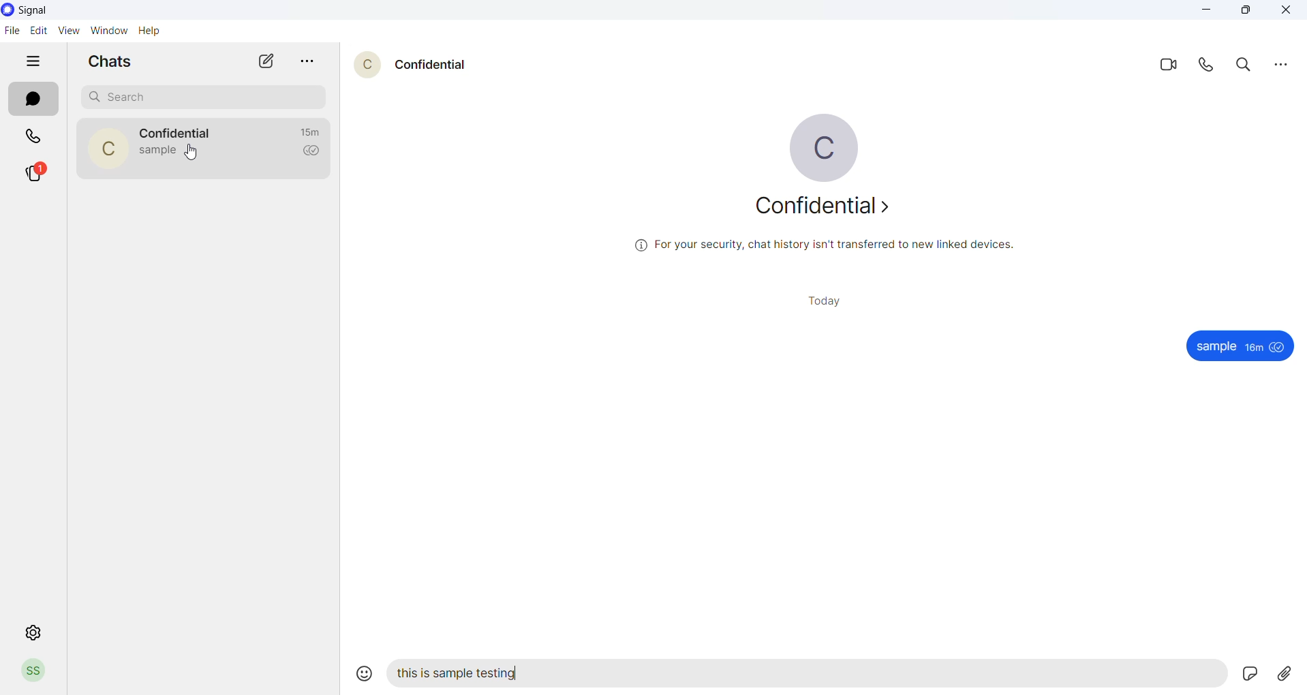 The width and height of the screenshot is (1307, 695). What do you see at coordinates (1246, 65) in the screenshot?
I see `search message` at bounding box center [1246, 65].